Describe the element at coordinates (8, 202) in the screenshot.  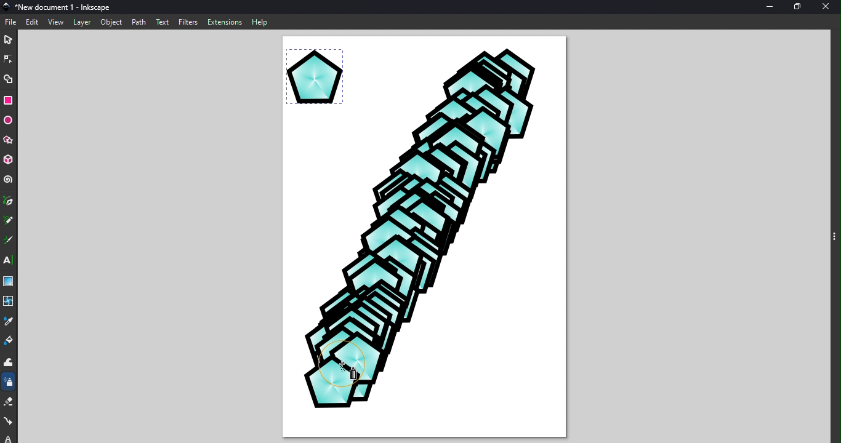
I see `Pen tool` at that location.